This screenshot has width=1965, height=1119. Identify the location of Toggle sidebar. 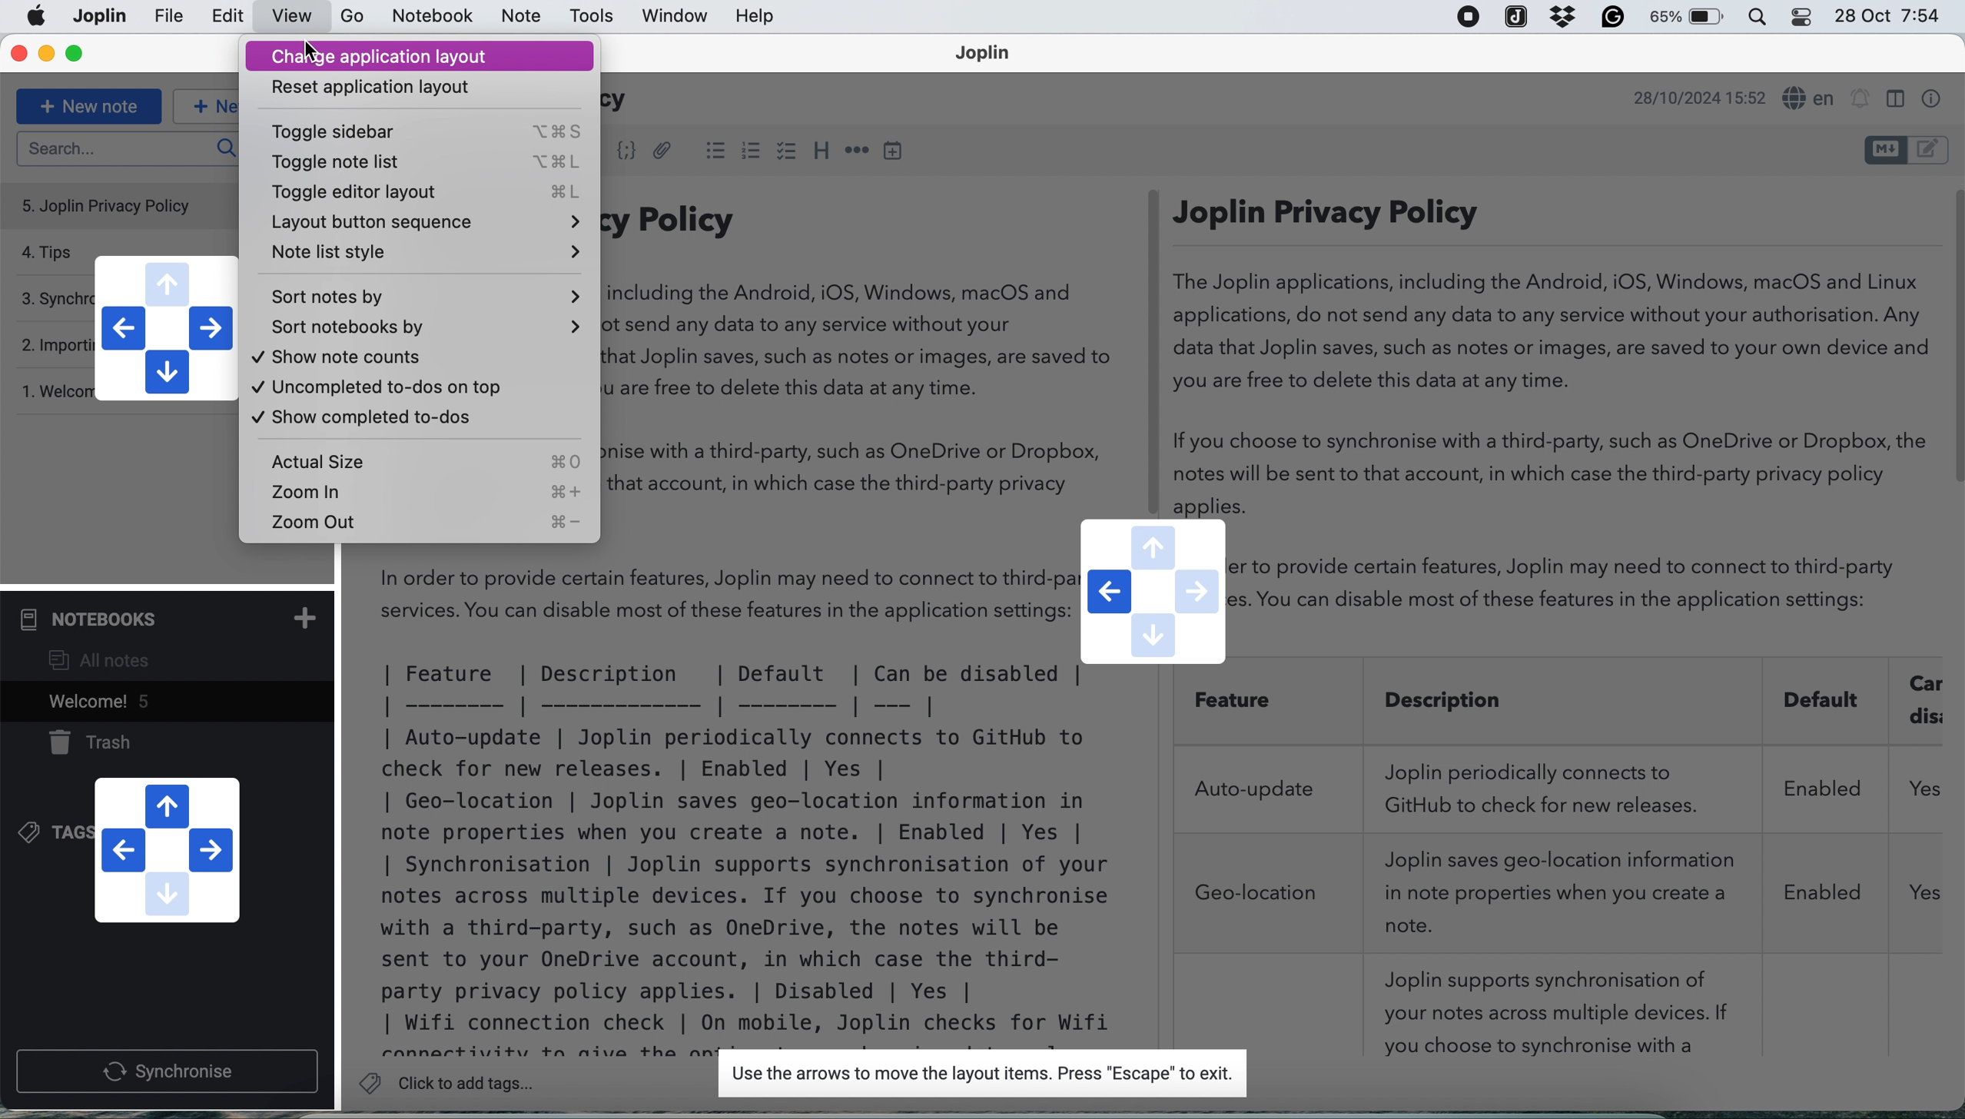
(422, 131).